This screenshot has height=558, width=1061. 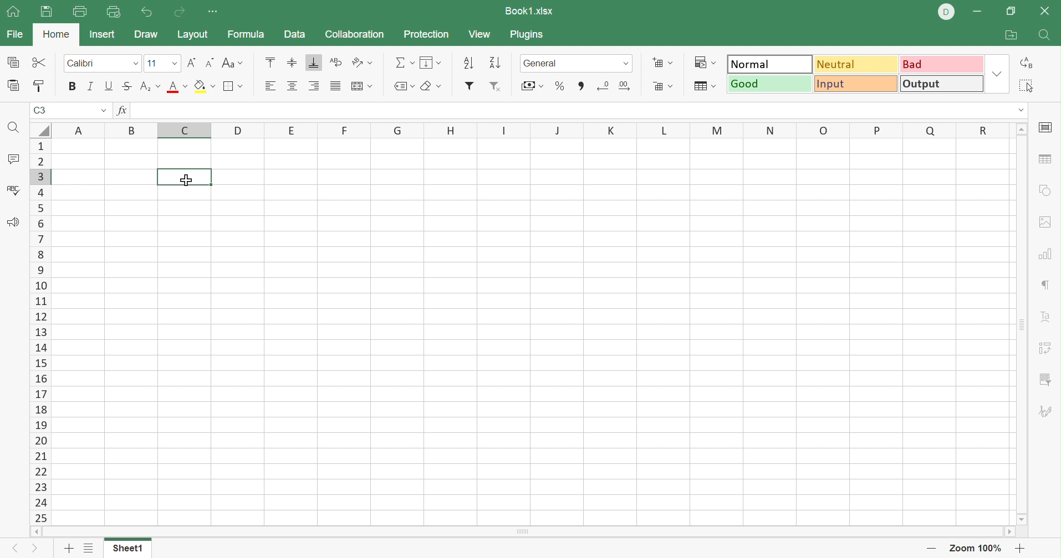 What do you see at coordinates (425, 33) in the screenshot?
I see `Protection` at bounding box center [425, 33].